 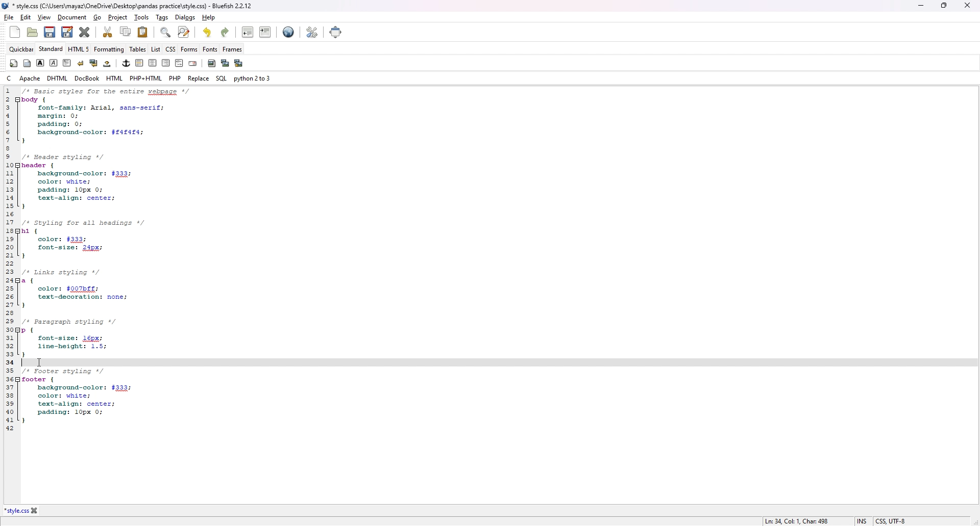 What do you see at coordinates (199, 78) in the screenshot?
I see `replace` at bounding box center [199, 78].